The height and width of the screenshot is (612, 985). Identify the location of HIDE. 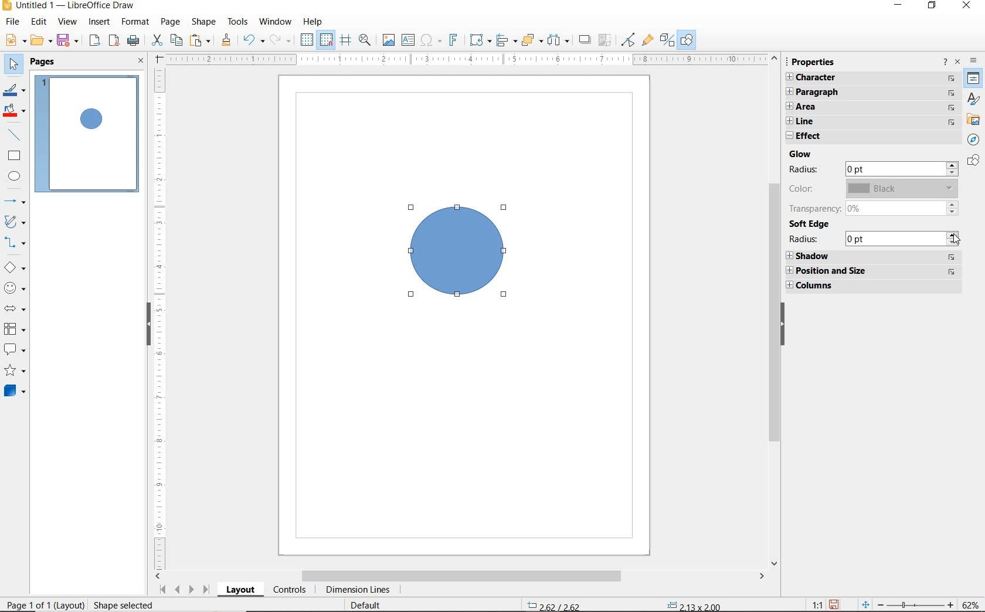
(789, 324).